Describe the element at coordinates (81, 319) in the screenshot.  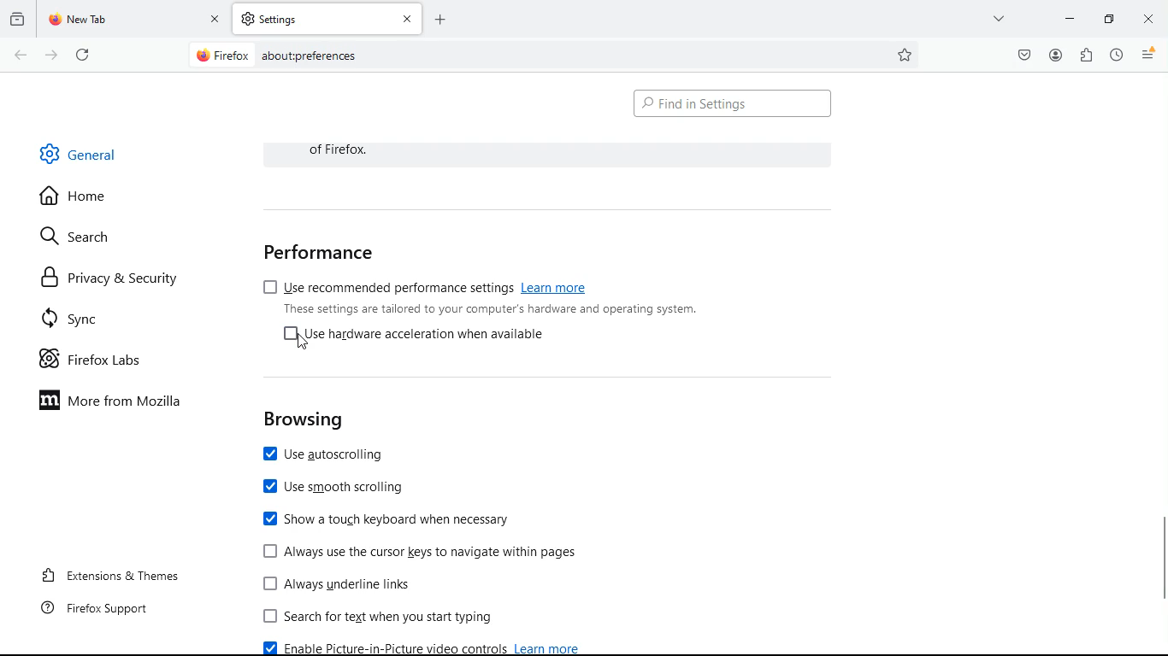
I see `sync` at that location.